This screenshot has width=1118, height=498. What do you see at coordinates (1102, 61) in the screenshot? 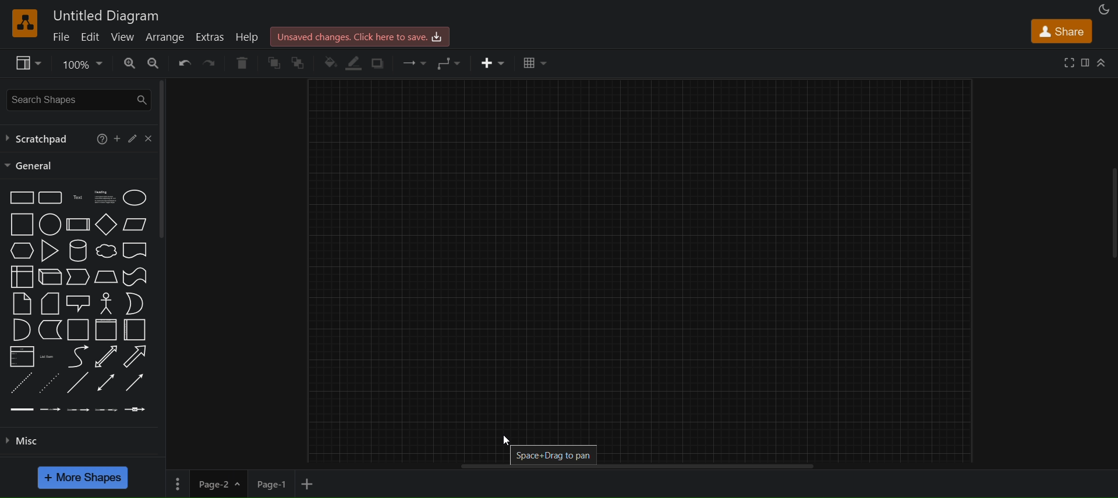
I see `collapse/expand` at bounding box center [1102, 61].